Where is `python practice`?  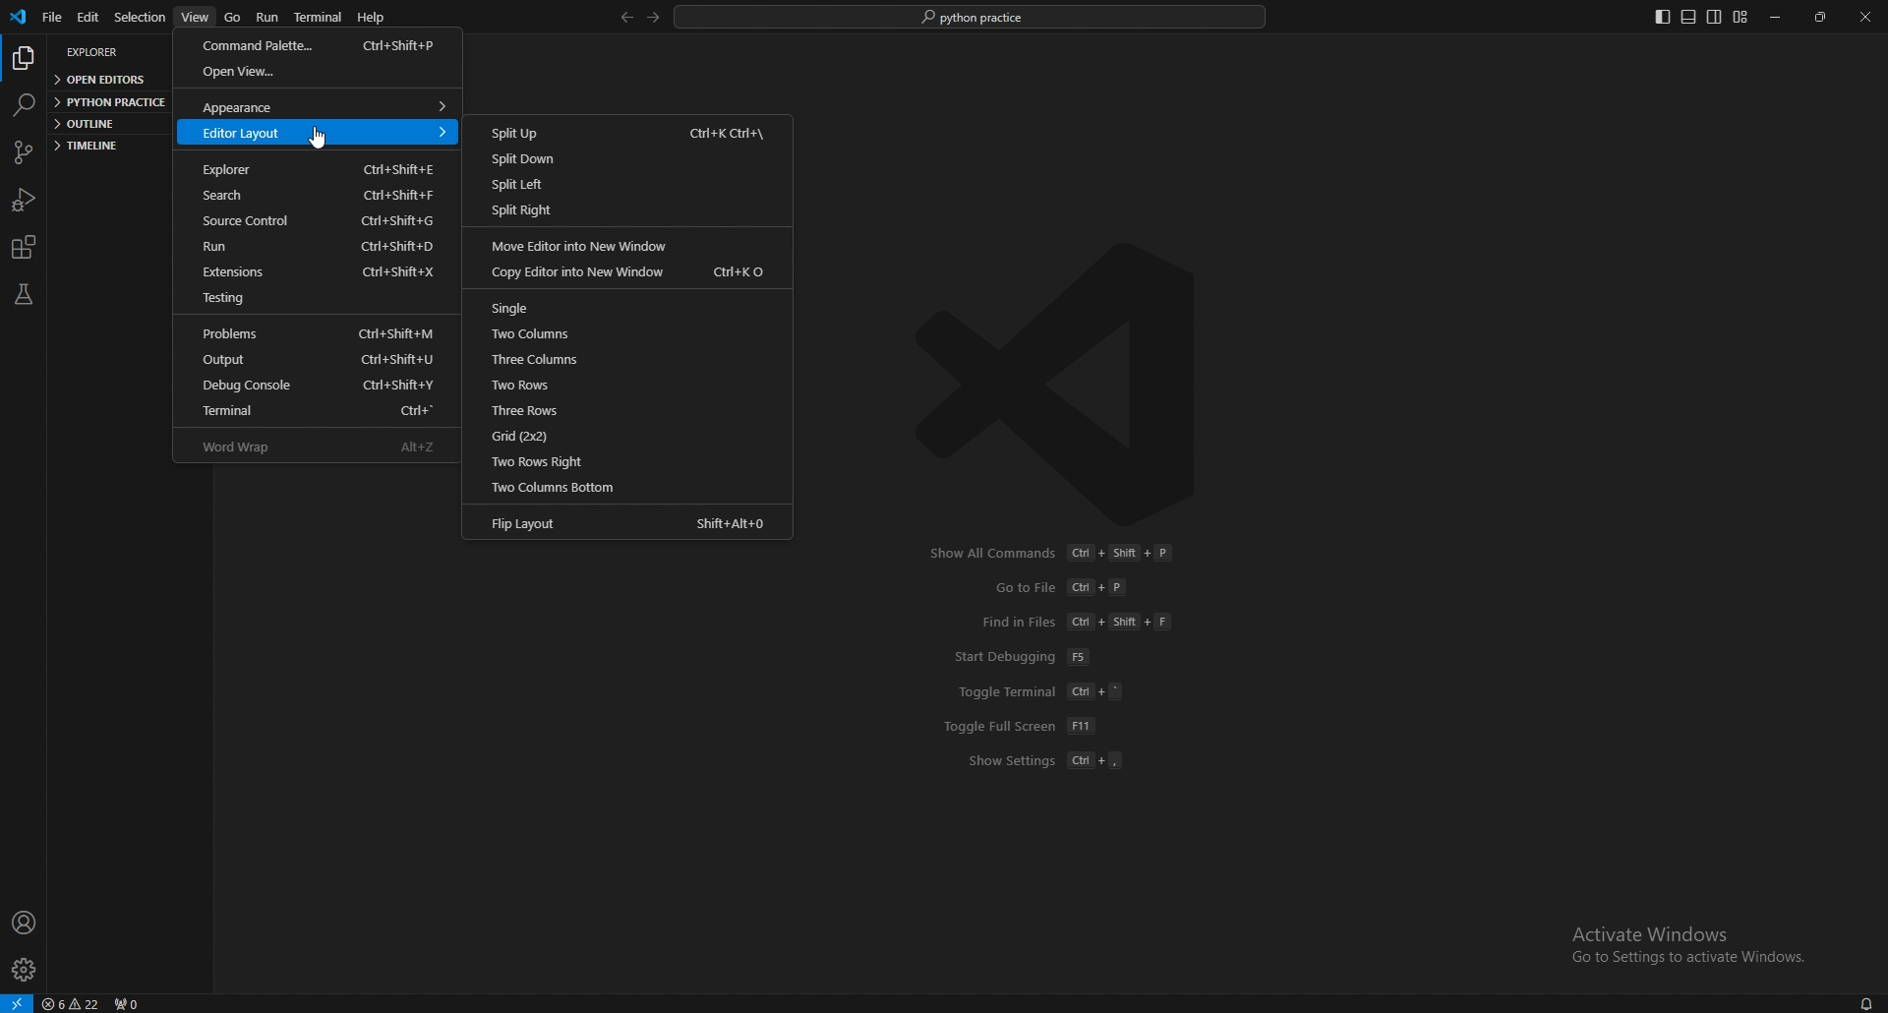 python practice is located at coordinates (108, 100).